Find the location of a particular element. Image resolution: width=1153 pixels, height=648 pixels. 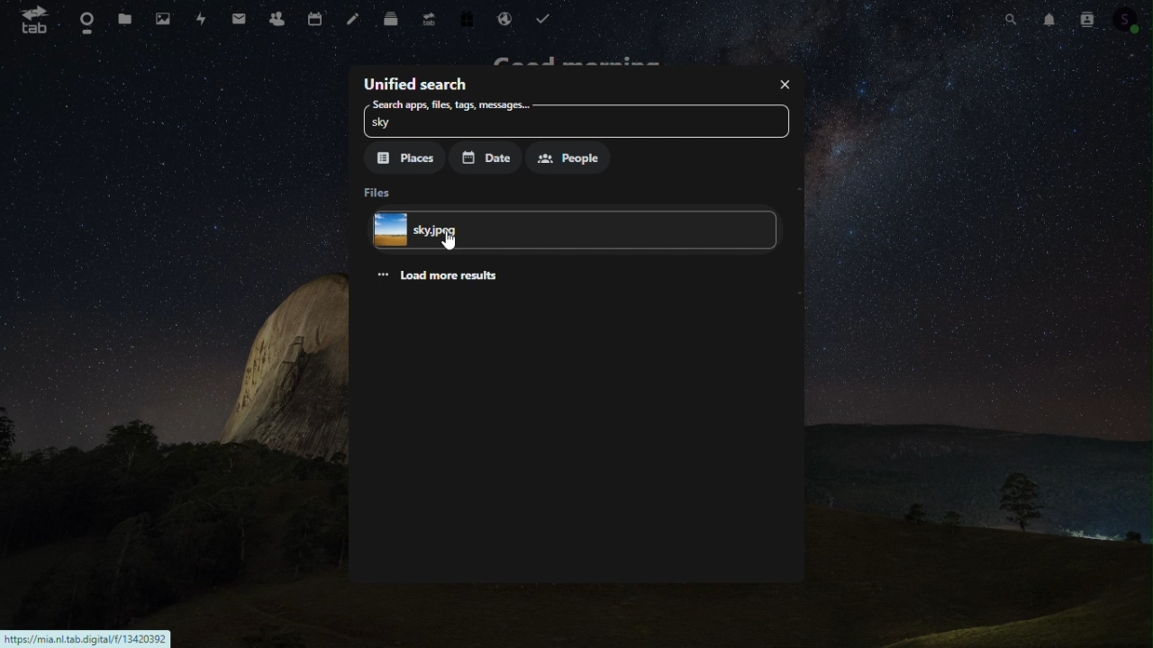

Contacts is located at coordinates (277, 15).